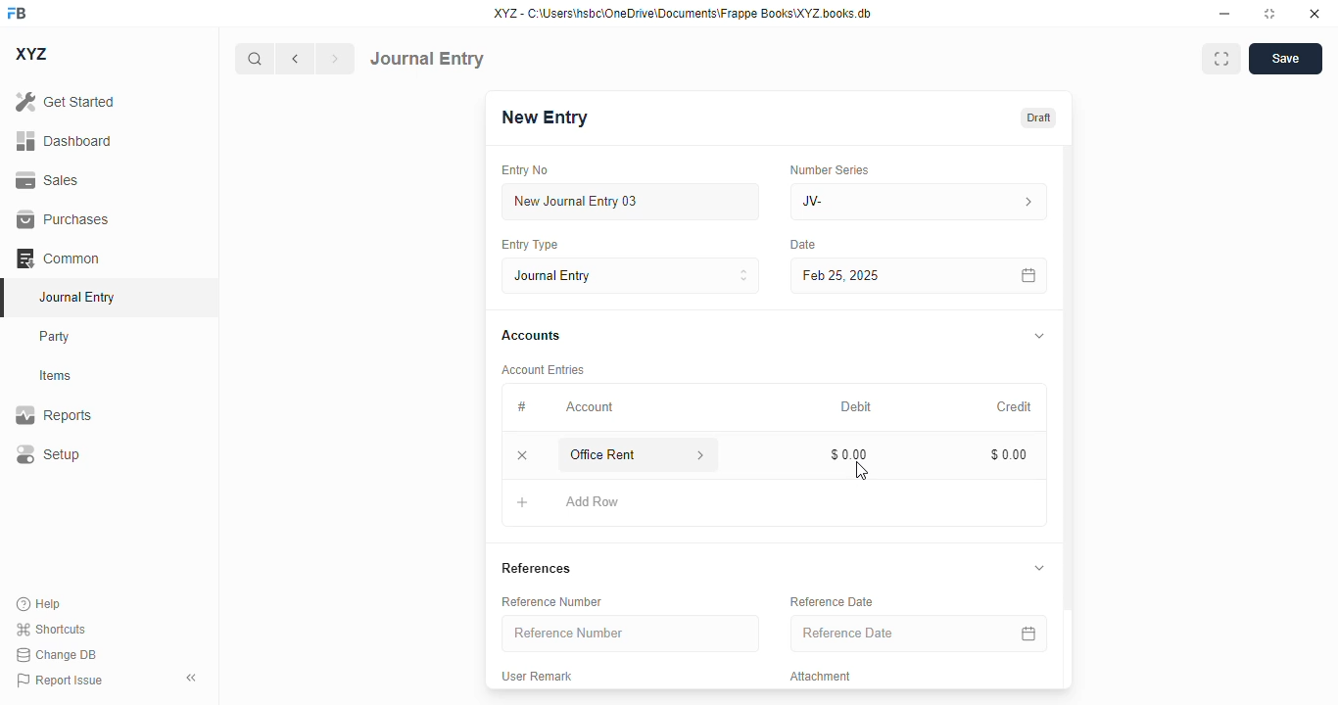  What do you see at coordinates (1010, 454) in the screenshot?
I see `$0.00` at bounding box center [1010, 454].